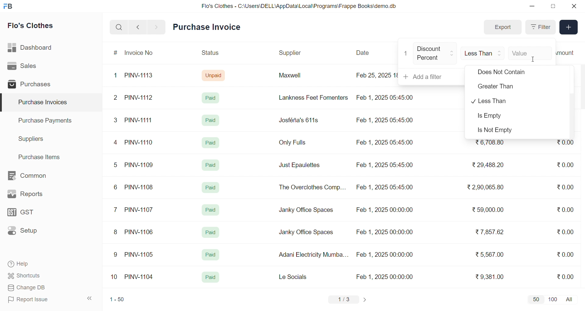 The image size is (585, 311). I want to click on ₹9,381.00, so click(490, 277).